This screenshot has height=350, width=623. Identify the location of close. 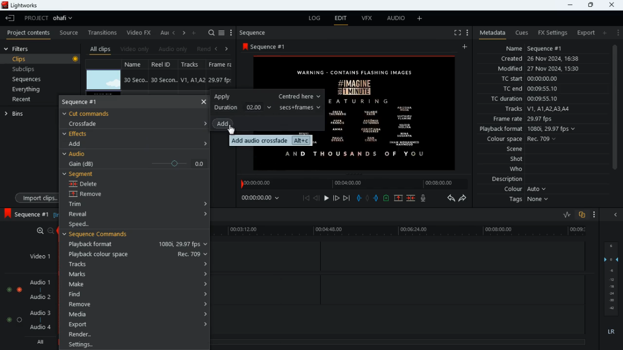
(618, 215).